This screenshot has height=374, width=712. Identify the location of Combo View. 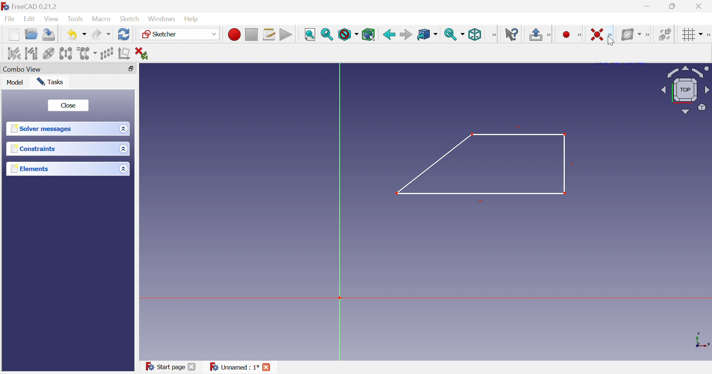
(23, 69).